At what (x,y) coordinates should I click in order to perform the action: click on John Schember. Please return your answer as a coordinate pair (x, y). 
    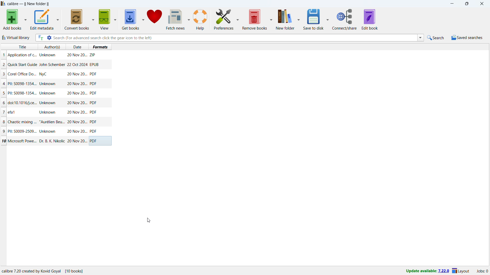
    Looking at the image, I should click on (52, 65).